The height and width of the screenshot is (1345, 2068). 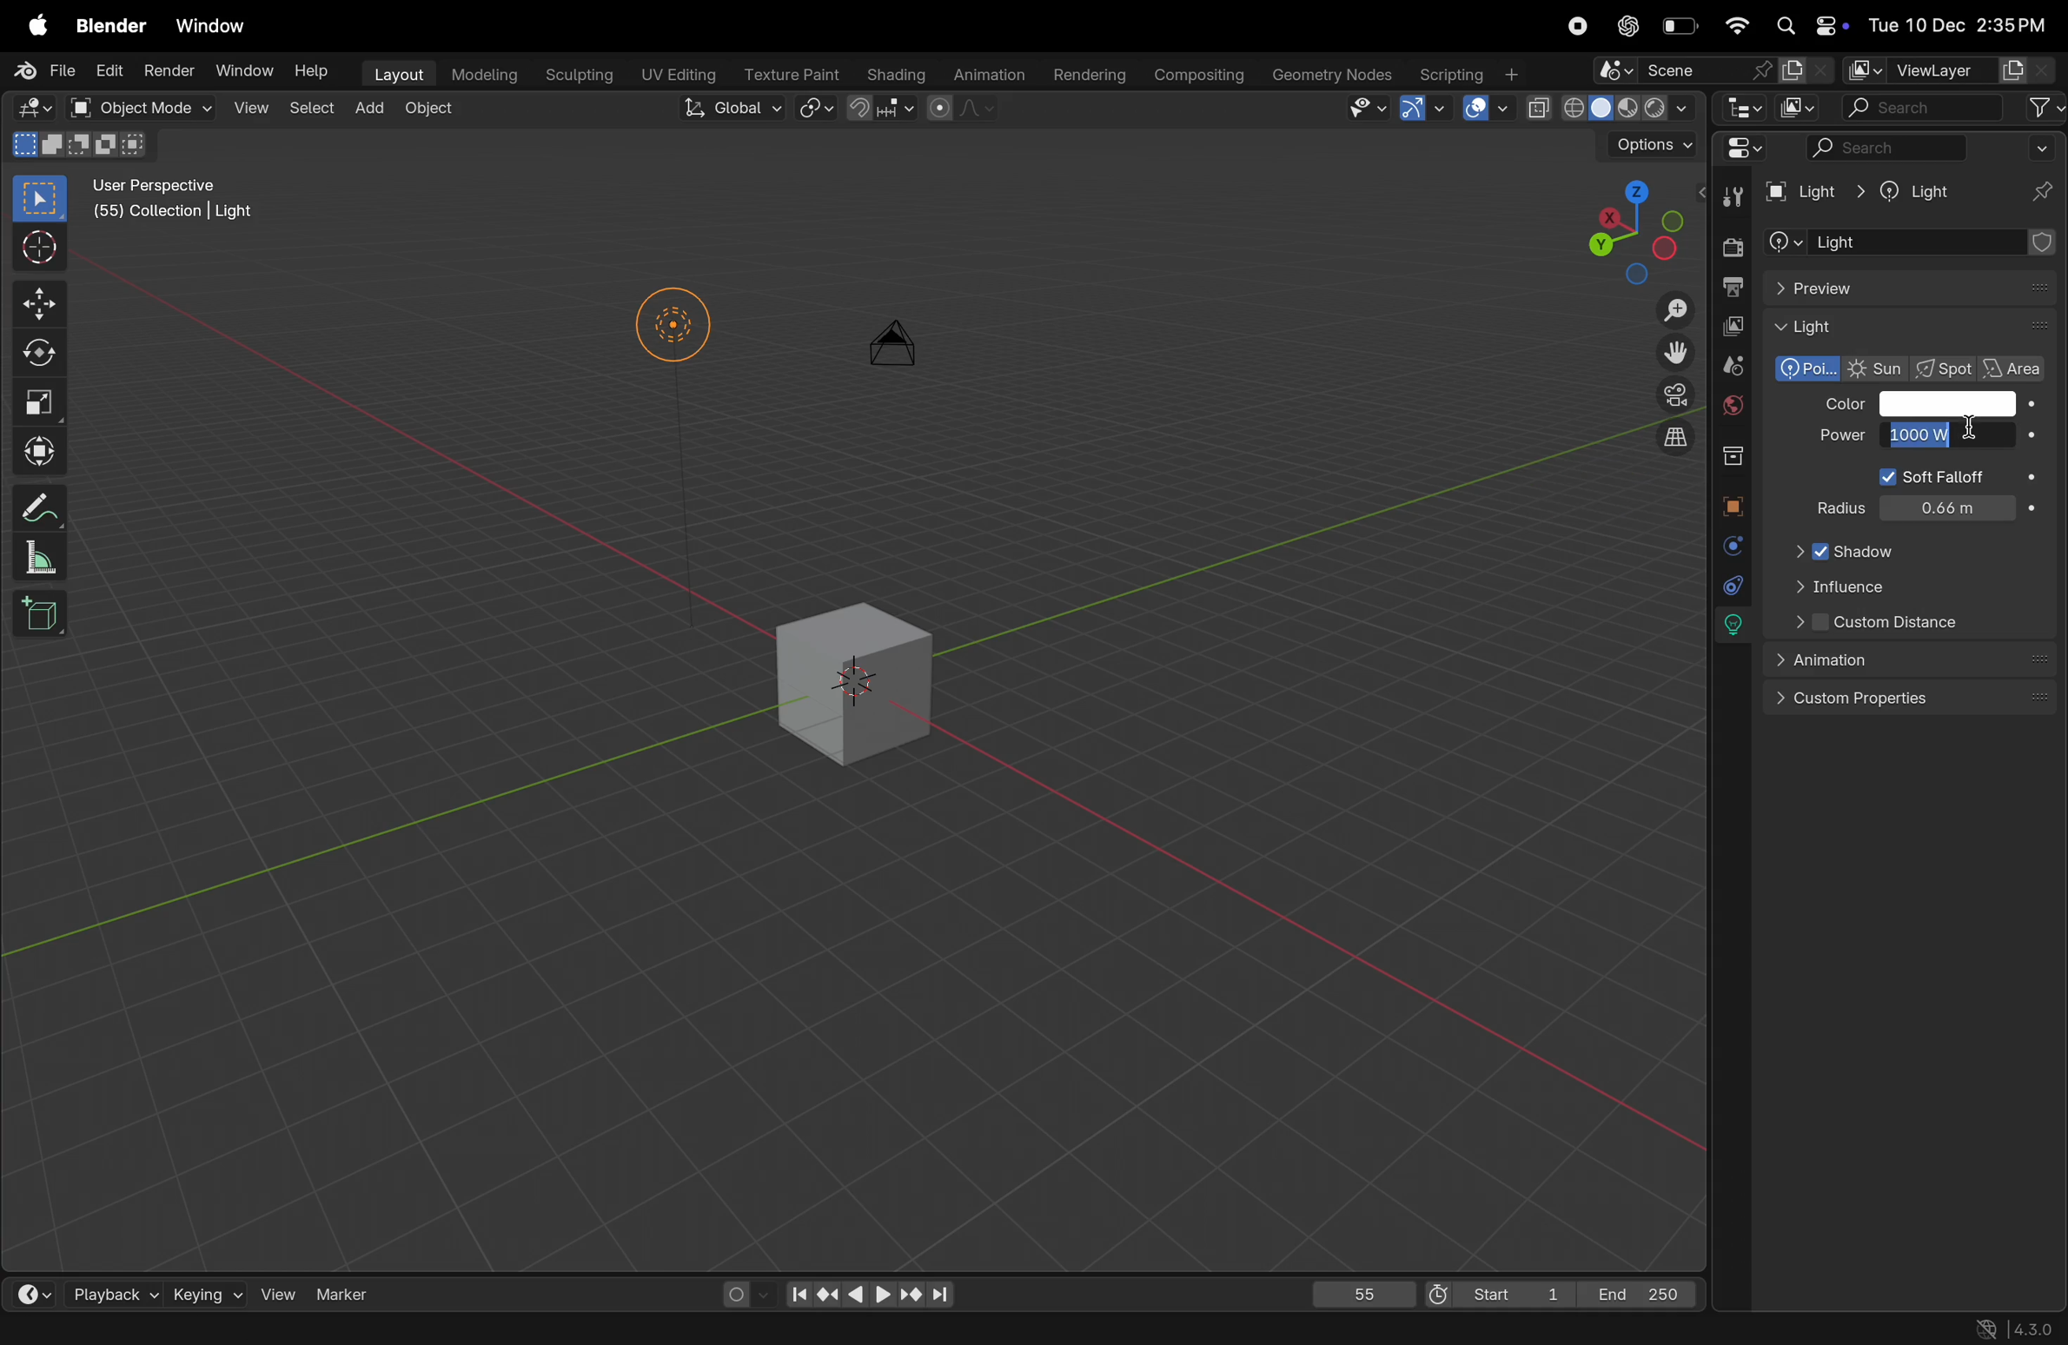 What do you see at coordinates (1959, 437) in the screenshot?
I see `10000` at bounding box center [1959, 437].